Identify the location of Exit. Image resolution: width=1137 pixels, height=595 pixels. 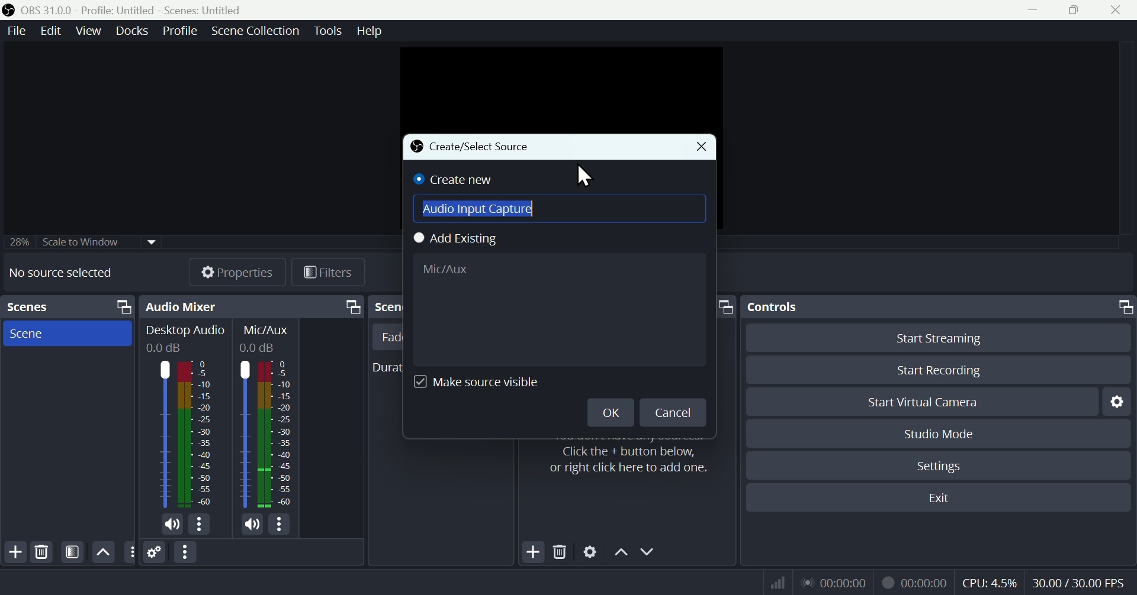
(946, 498).